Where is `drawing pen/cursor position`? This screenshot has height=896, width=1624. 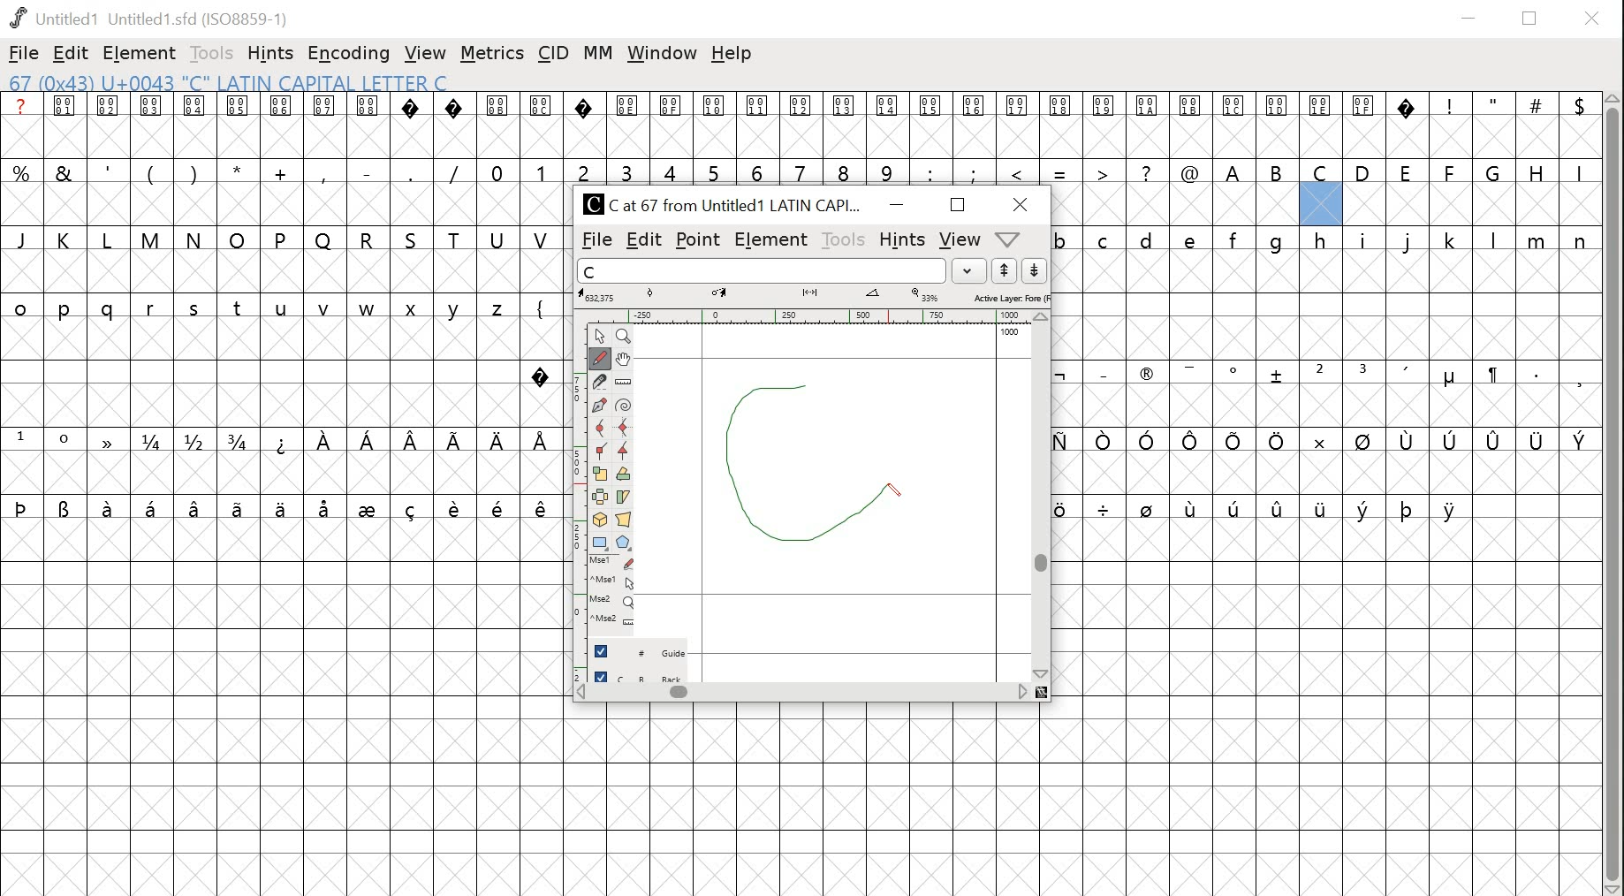
drawing pen/cursor position is located at coordinates (894, 497).